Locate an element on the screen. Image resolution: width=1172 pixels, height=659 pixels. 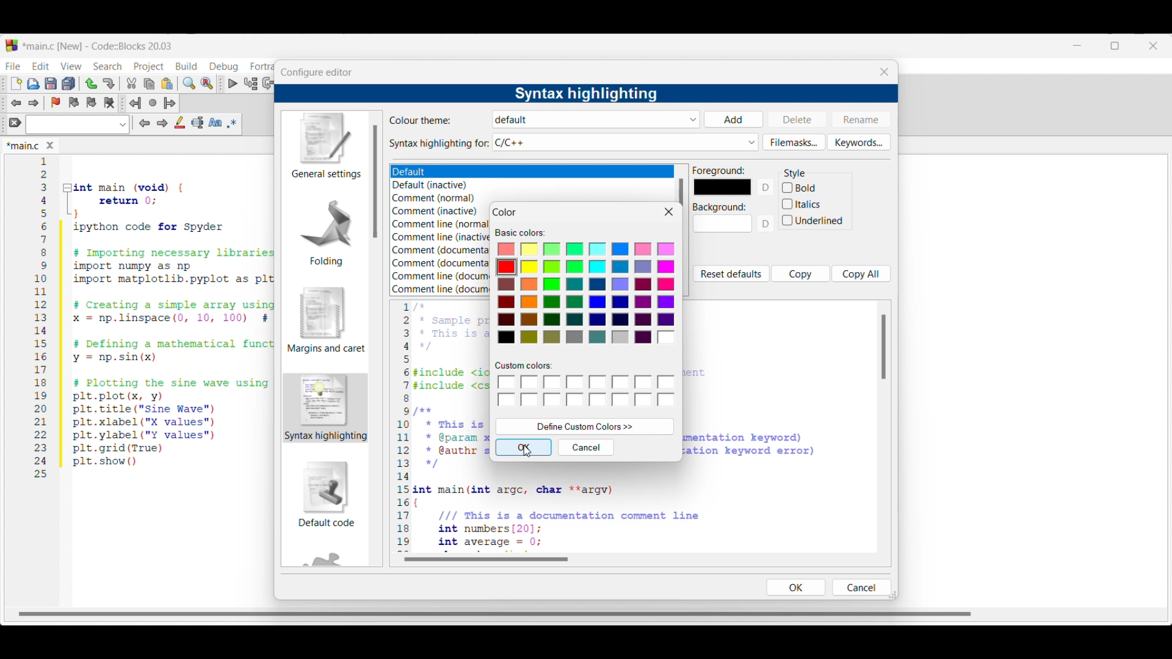
Bold is located at coordinates (814, 187).